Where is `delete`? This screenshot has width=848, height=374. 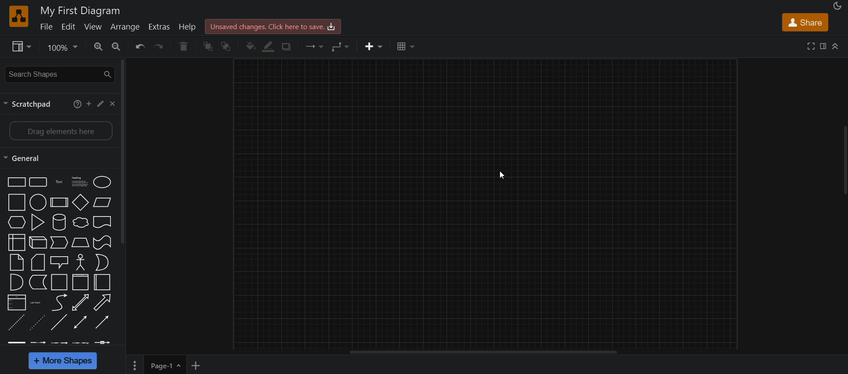 delete is located at coordinates (186, 47).